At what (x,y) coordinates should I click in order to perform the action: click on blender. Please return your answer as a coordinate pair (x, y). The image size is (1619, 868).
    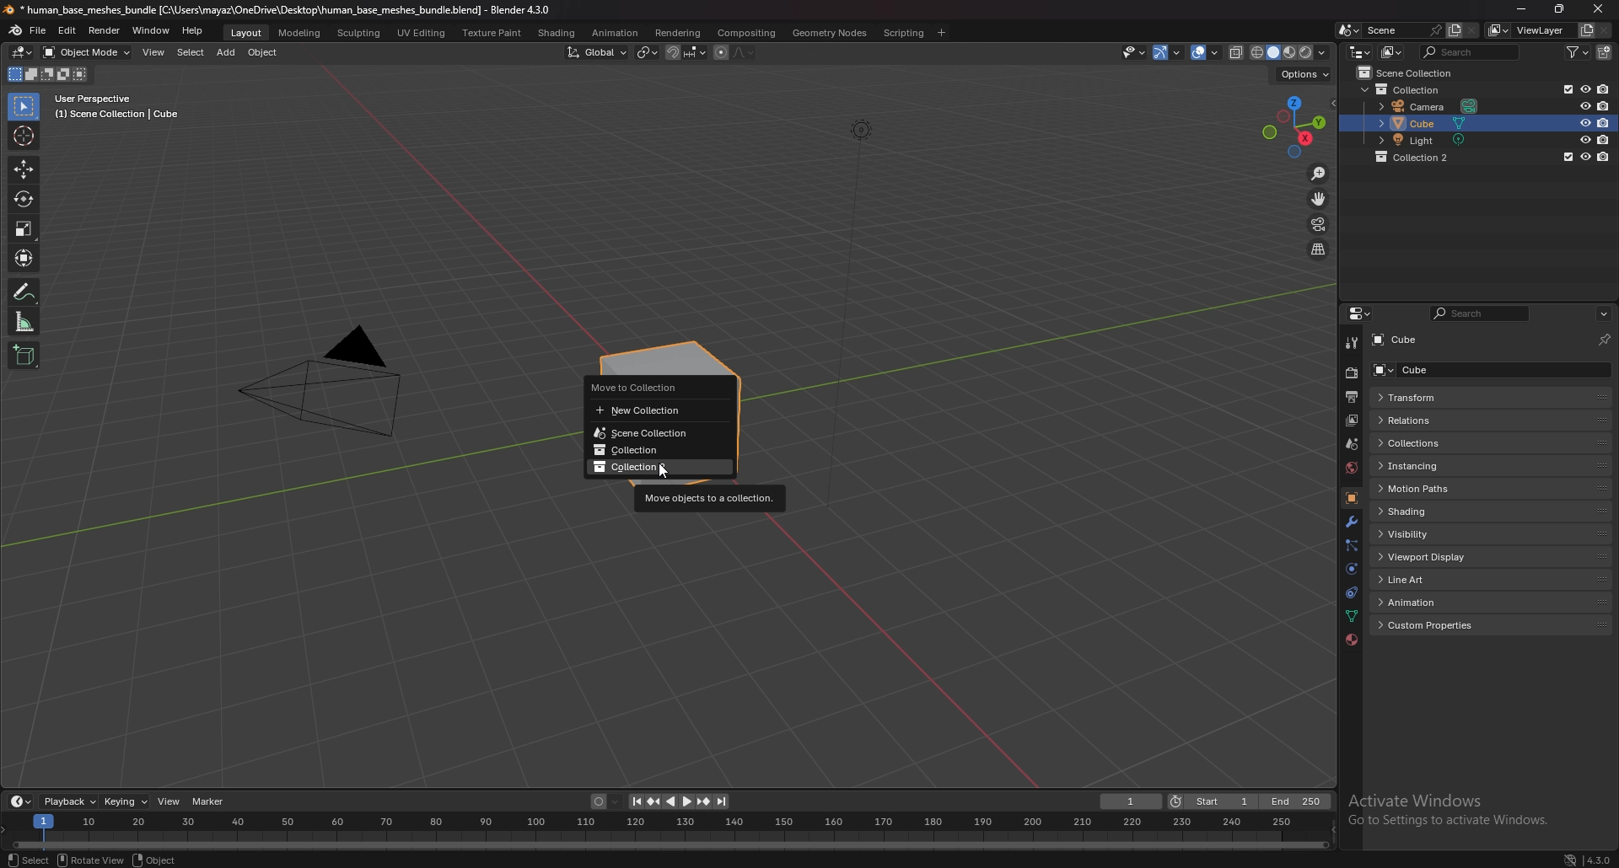
    Looking at the image, I should click on (17, 30).